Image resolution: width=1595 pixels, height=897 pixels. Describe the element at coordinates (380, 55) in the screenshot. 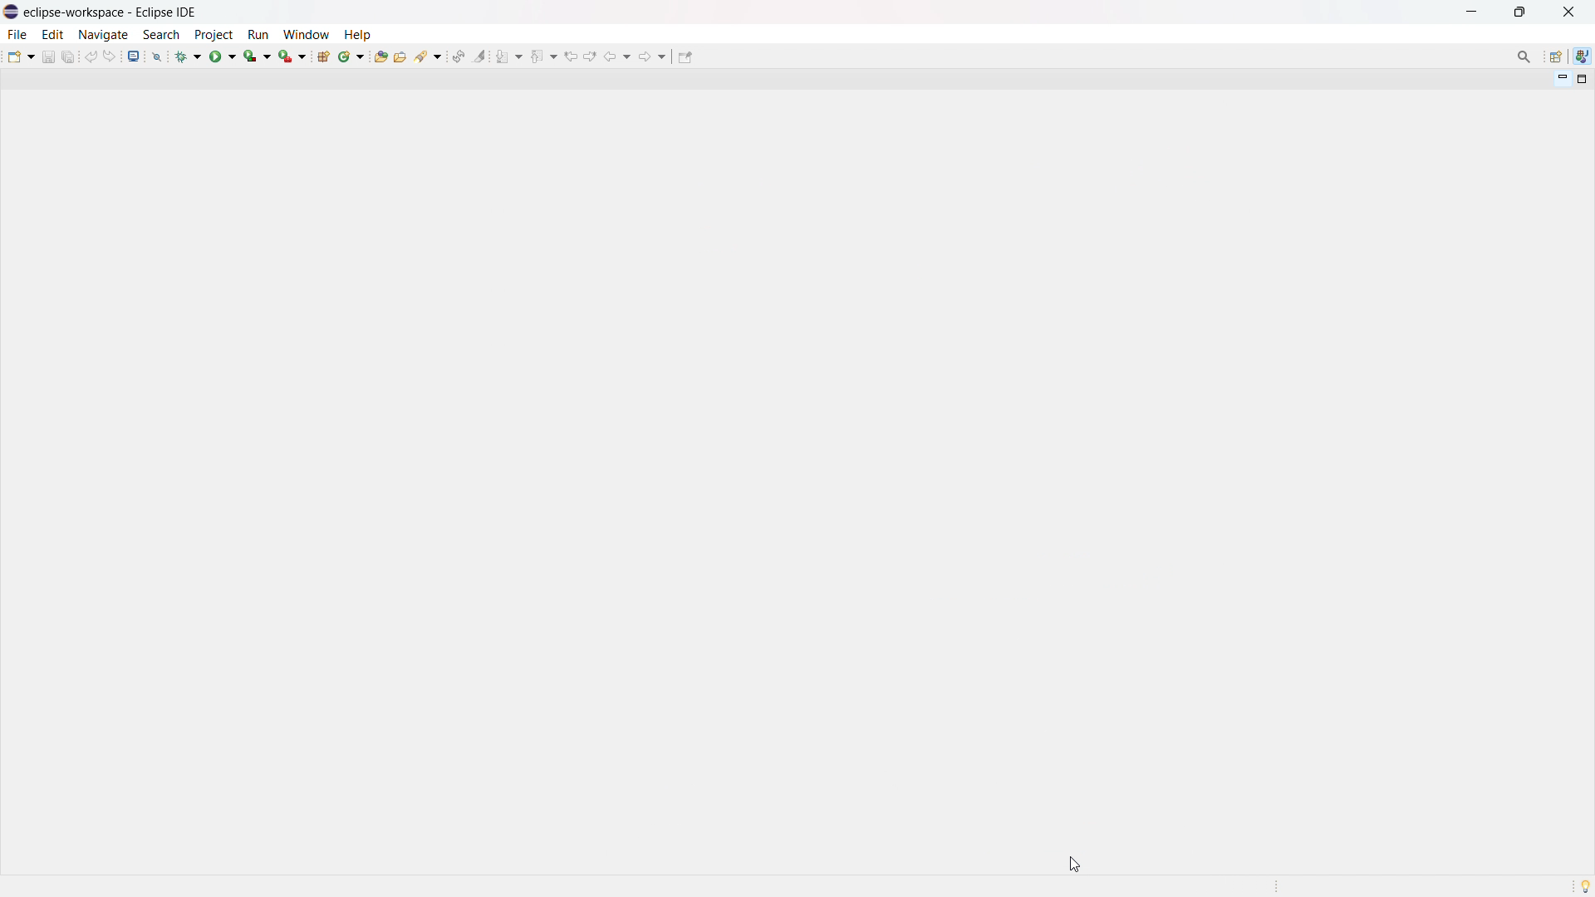

I see `open type` at that location.